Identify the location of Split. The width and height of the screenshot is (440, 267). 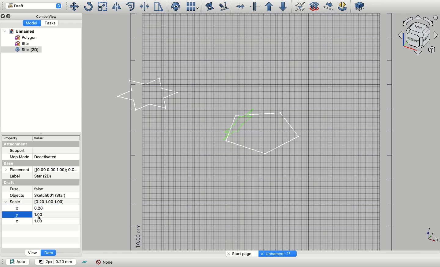
(255, 6).